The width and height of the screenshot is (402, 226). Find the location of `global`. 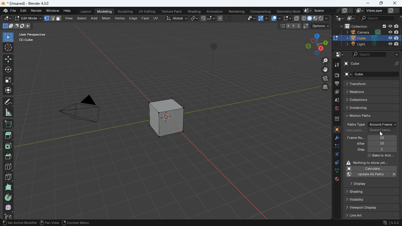

global is located at coordinates (177, 18).